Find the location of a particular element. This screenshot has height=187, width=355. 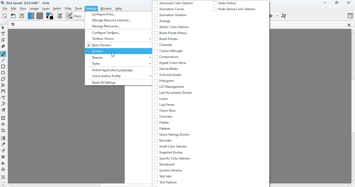

brush preset history is located at coordinates (171, 33).